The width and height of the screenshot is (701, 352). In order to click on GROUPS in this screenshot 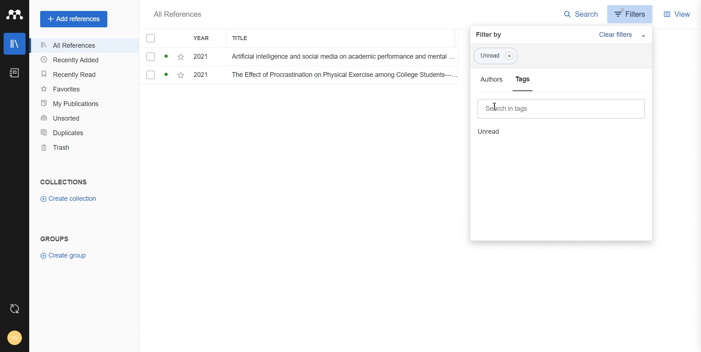, I will do `click(54, 238)`.